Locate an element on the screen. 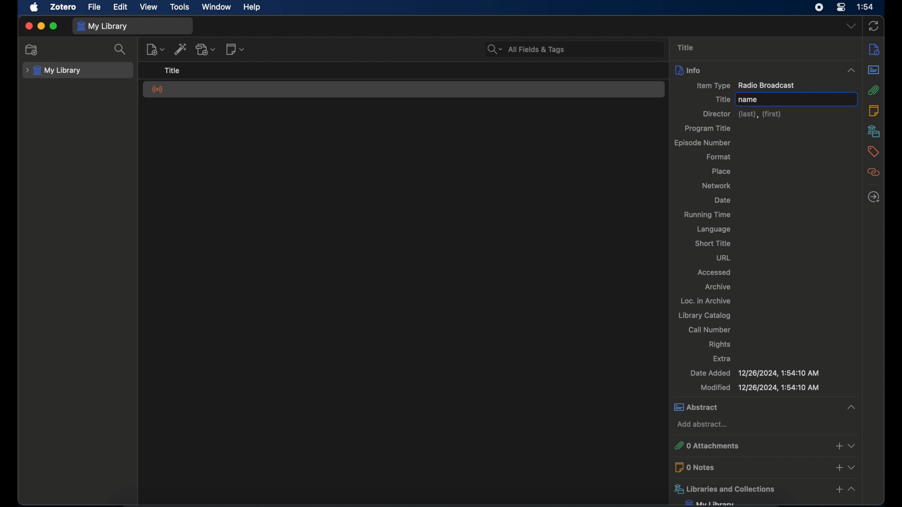  running time is located at coordinates (707, 215).